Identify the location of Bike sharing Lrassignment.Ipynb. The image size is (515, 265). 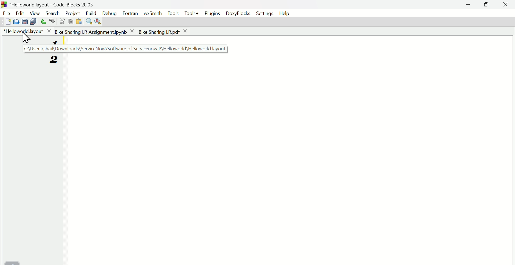
(95, 31).